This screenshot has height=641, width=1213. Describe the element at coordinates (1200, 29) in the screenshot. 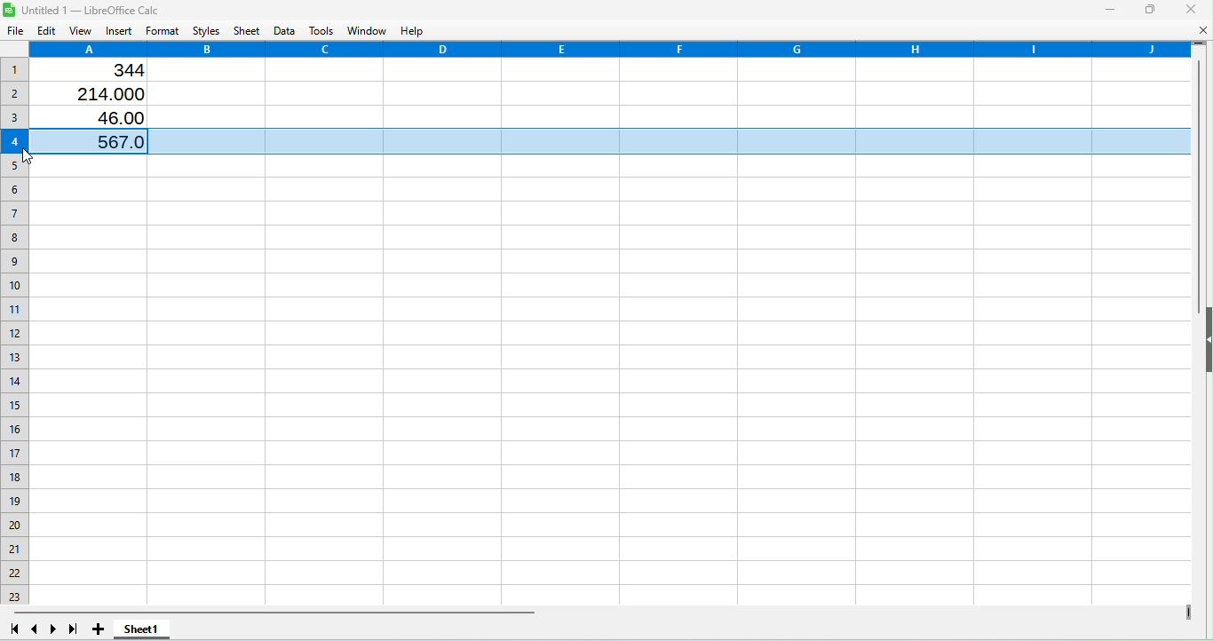

I see `Close document` at that location.